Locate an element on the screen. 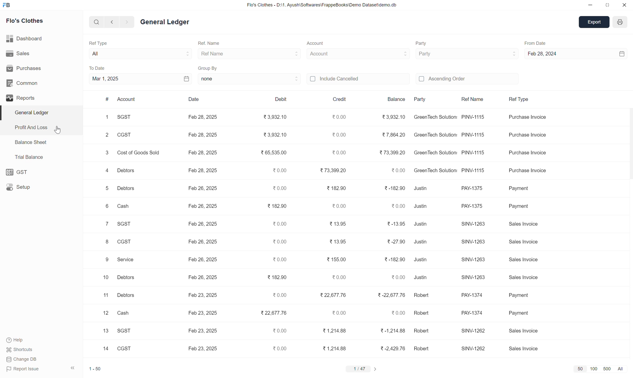  ₹-182.90 is located at coordinates (391, 188).